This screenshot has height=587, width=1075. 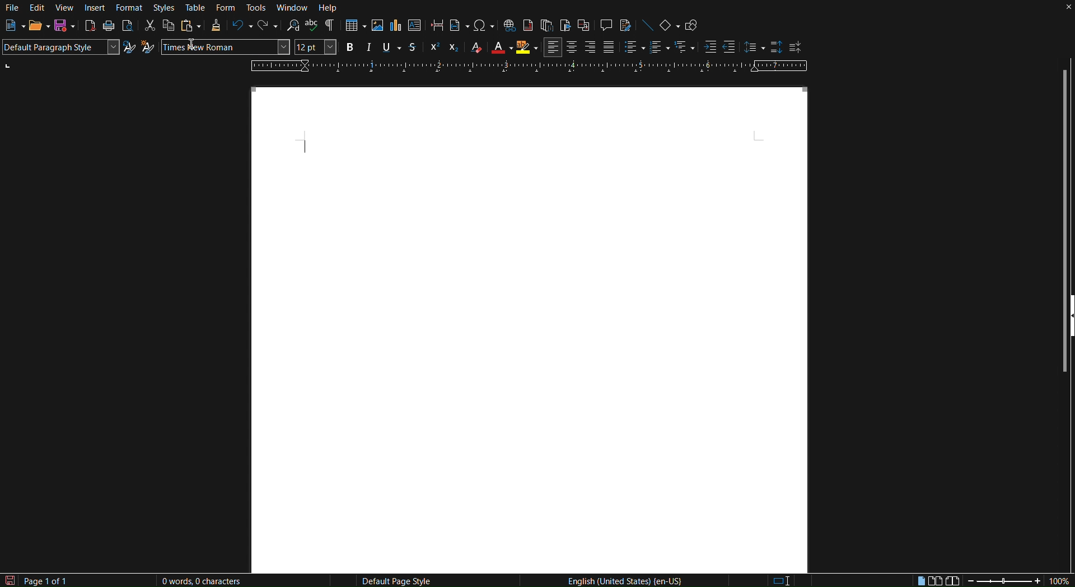 I want to click on Subscript, so click(x=455, y=47).